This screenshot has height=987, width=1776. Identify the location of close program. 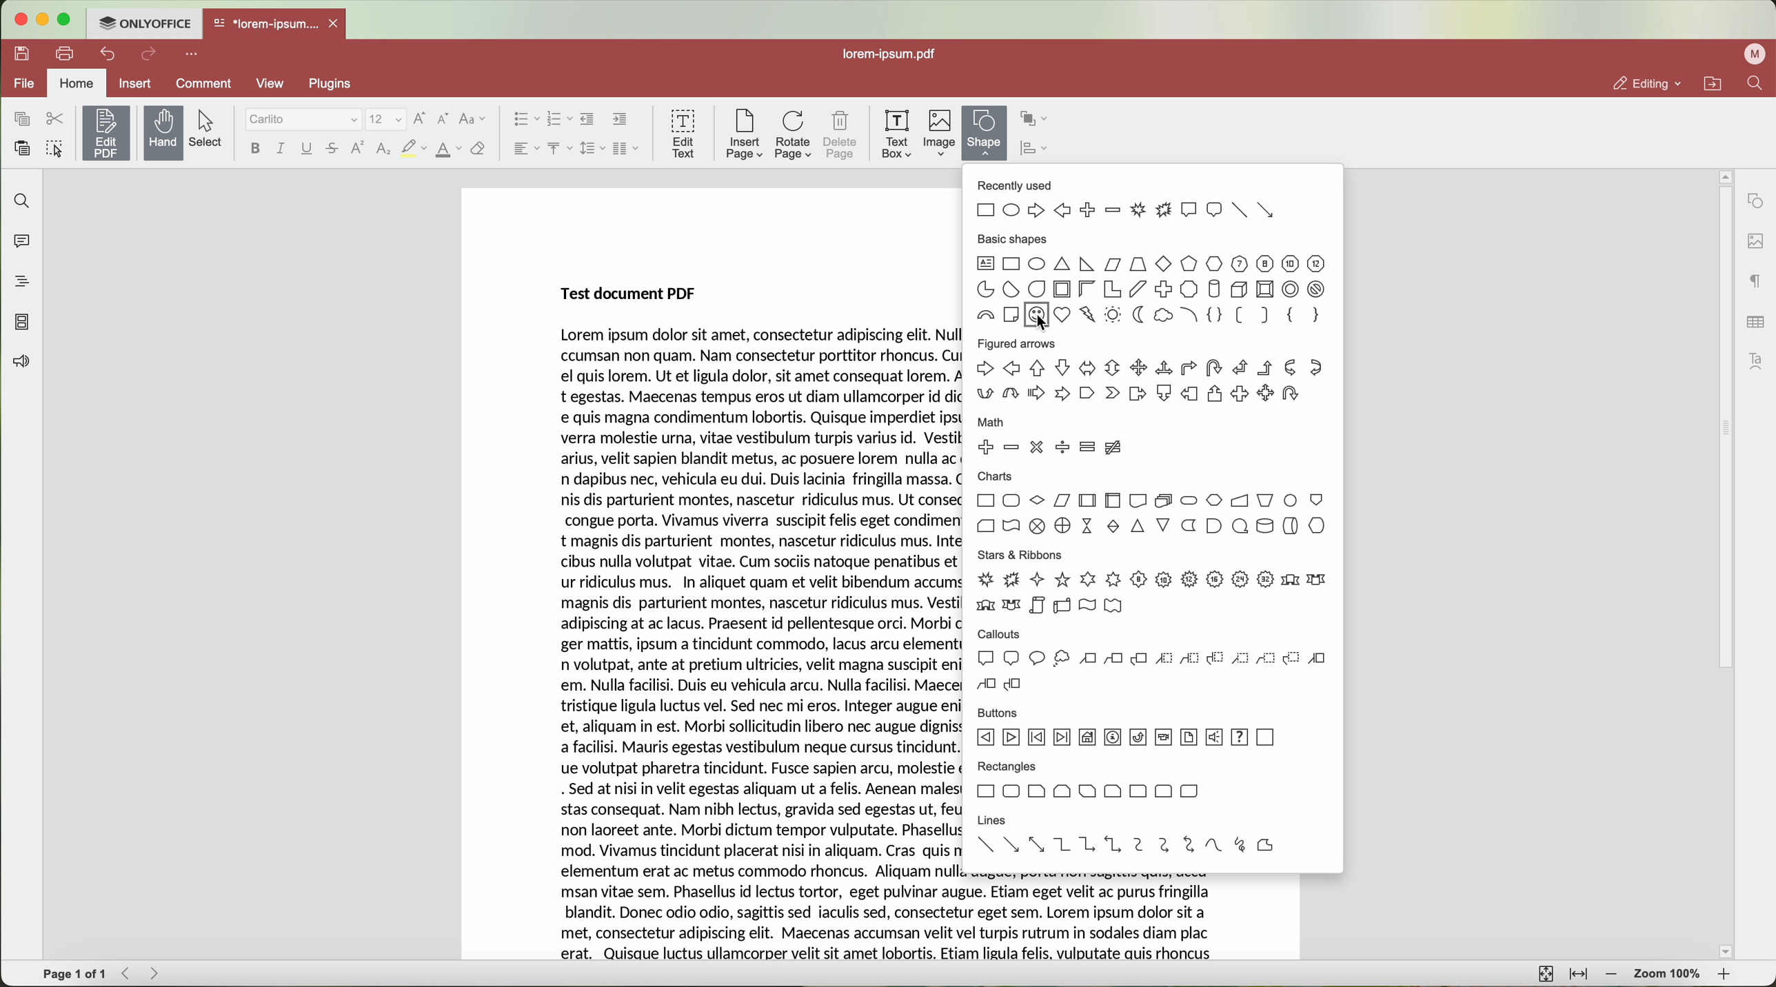
(21, 20).